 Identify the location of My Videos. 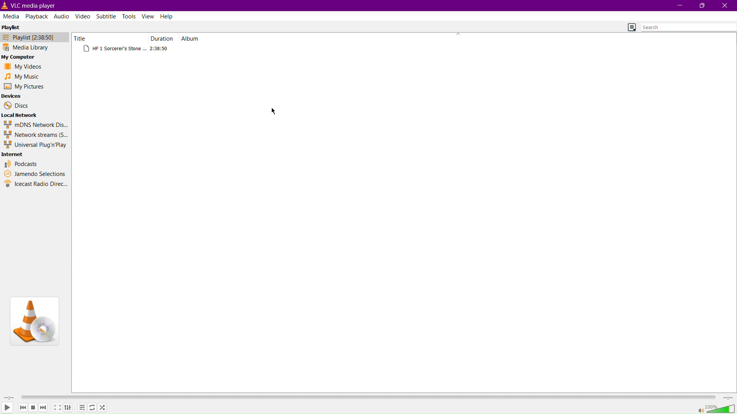
(21, 67).